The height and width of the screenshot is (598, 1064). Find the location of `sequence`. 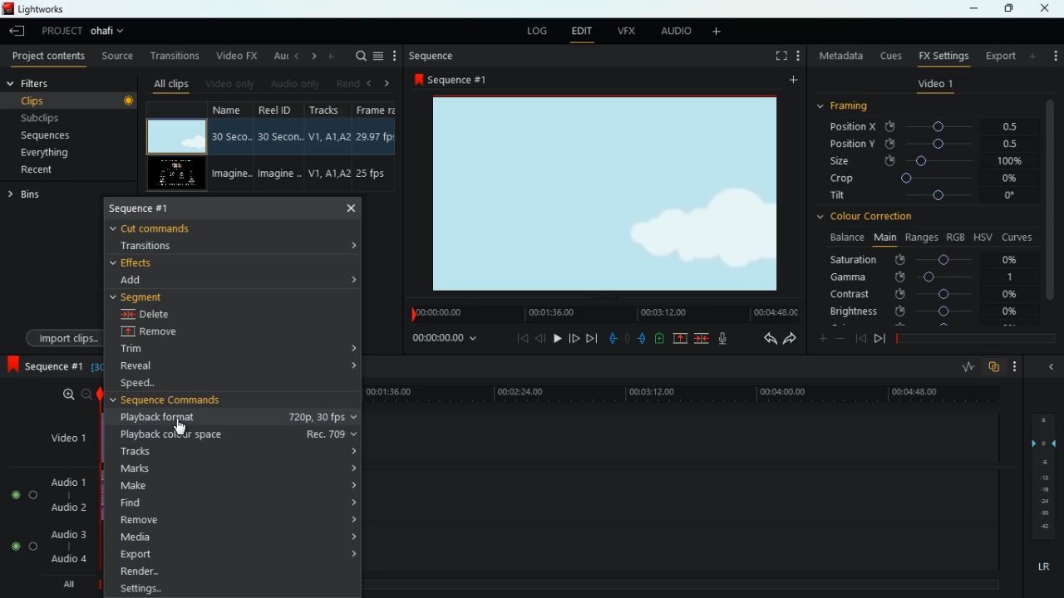

sequence is located at coordinates (433, 56).